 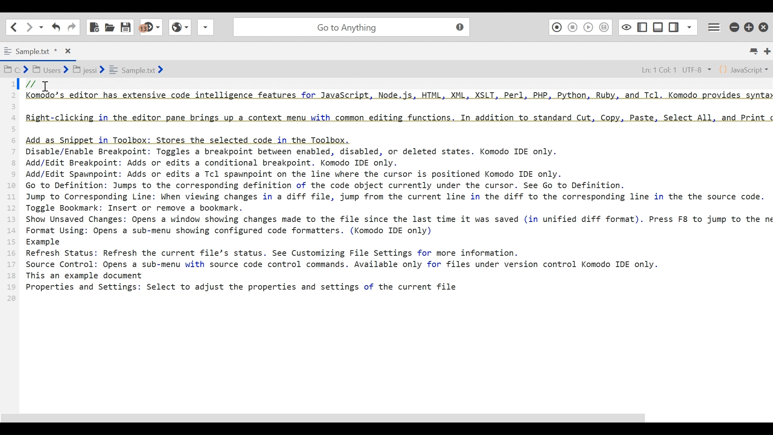 I want to click on minimize, so click(x=734, y=26).